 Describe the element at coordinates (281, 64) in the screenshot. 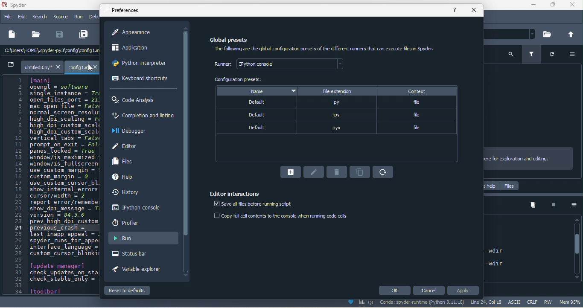

I see `runner` at that location.